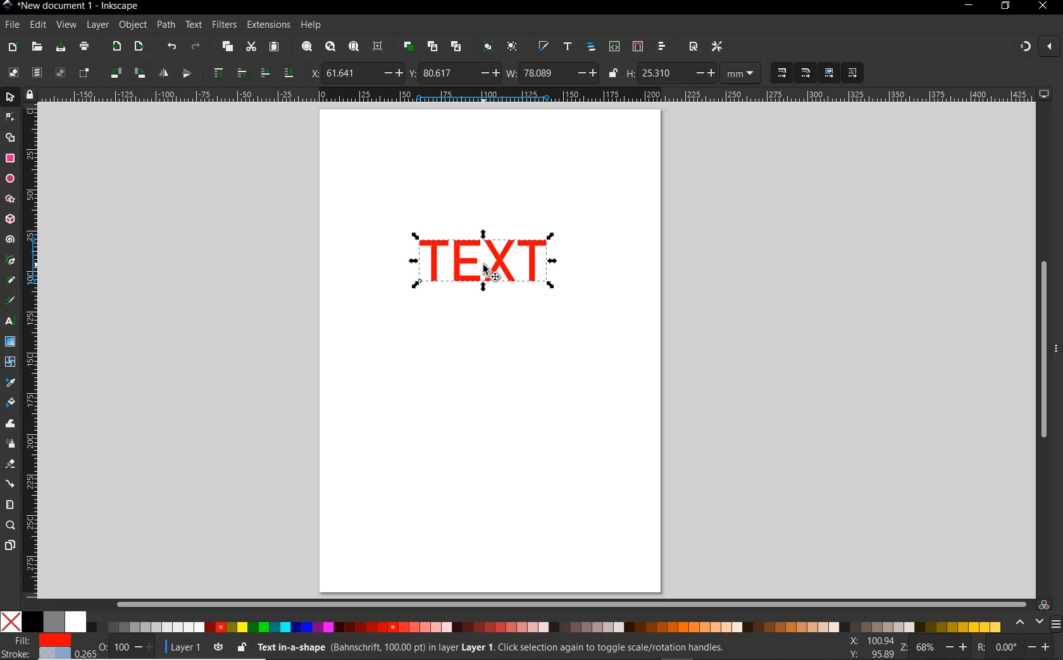 The height and width of the screenshot is (660, 1063). Describe the element at coordinates (613, 47) in the screenshot. I see `open xml editor` at that location.